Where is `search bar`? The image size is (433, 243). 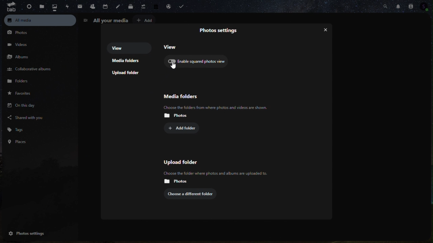 search bar is located at coordinates (387, 6).